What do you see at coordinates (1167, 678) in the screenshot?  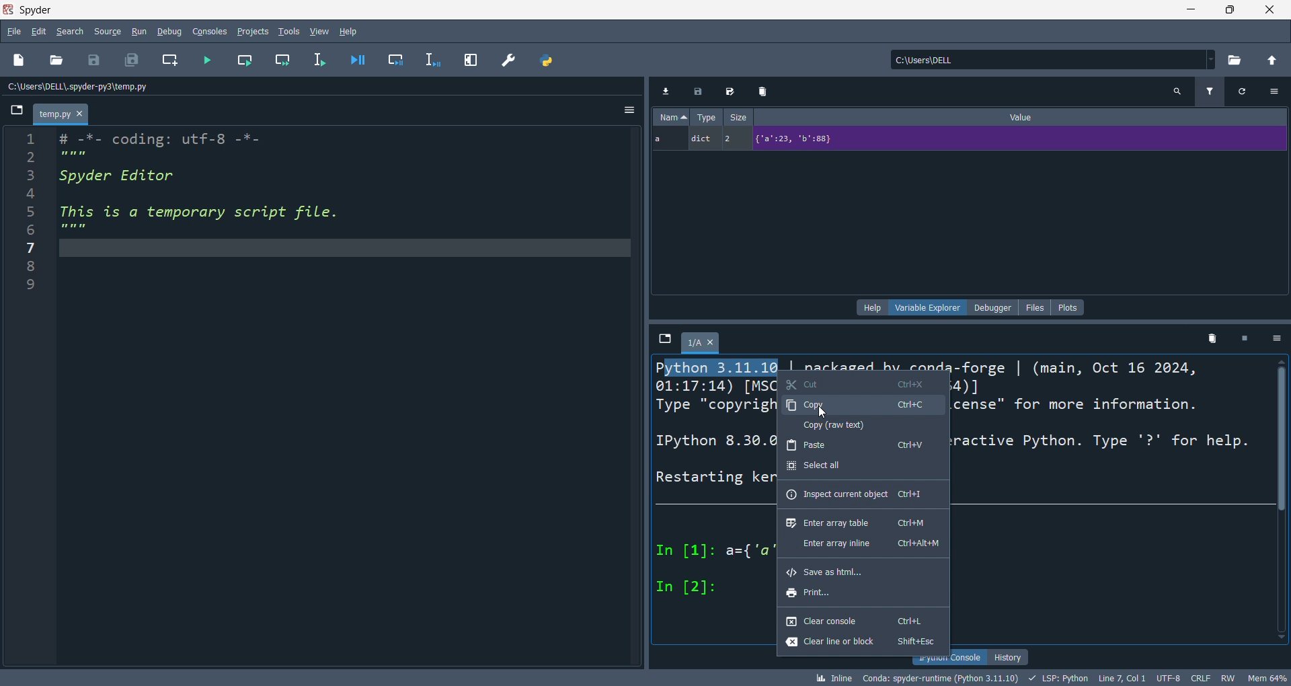 I see `UTF-8` at bounding box center [1167, 678].